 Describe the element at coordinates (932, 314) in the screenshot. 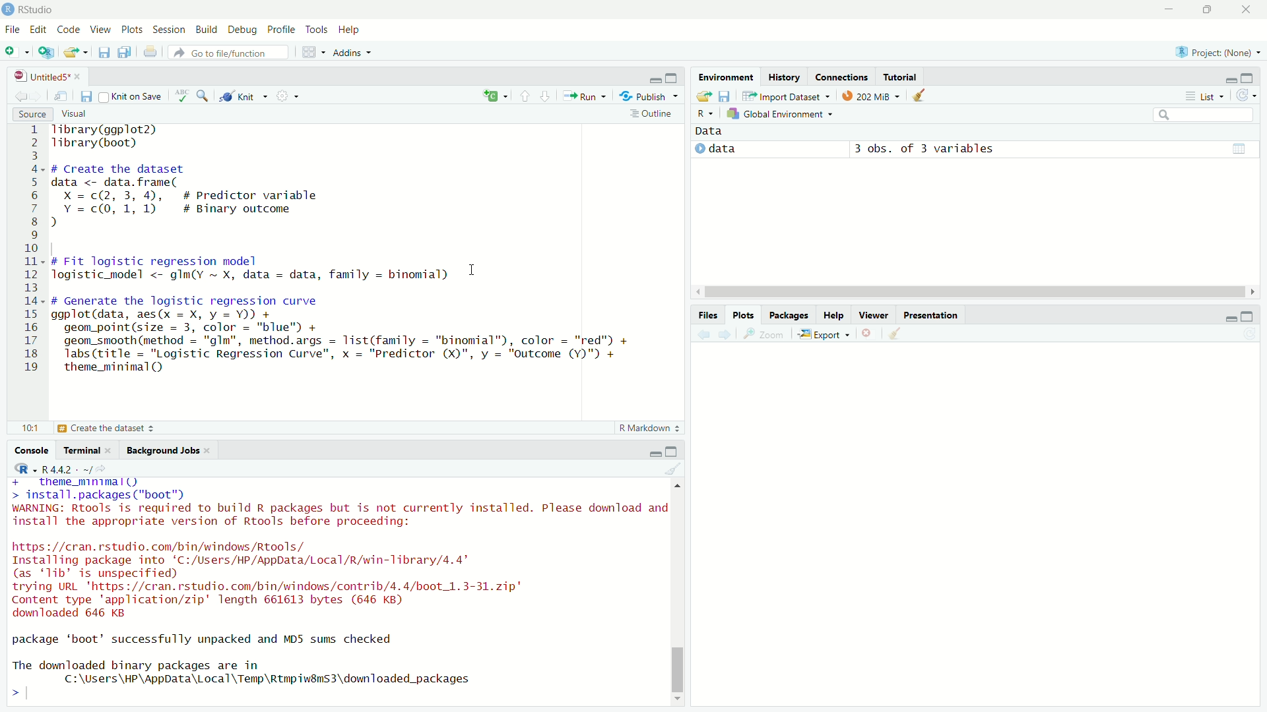

I see `Presentation` at that location.